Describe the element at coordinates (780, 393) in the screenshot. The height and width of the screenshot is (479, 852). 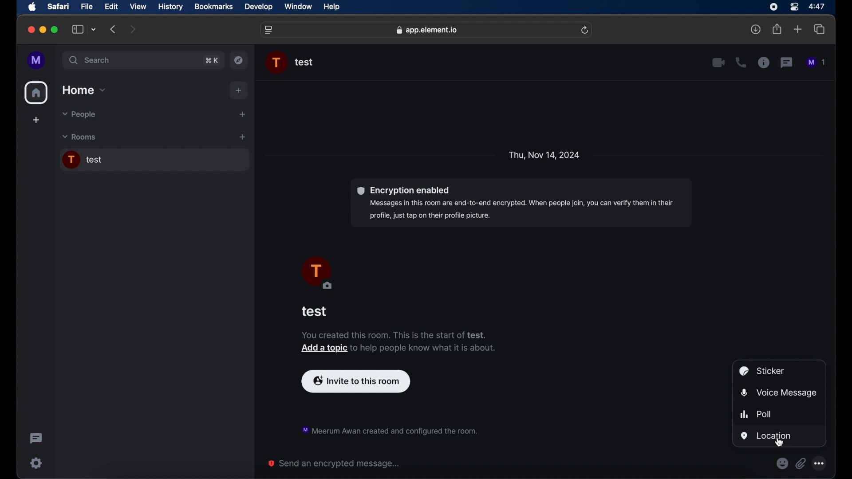
I see `voice message` at that location.